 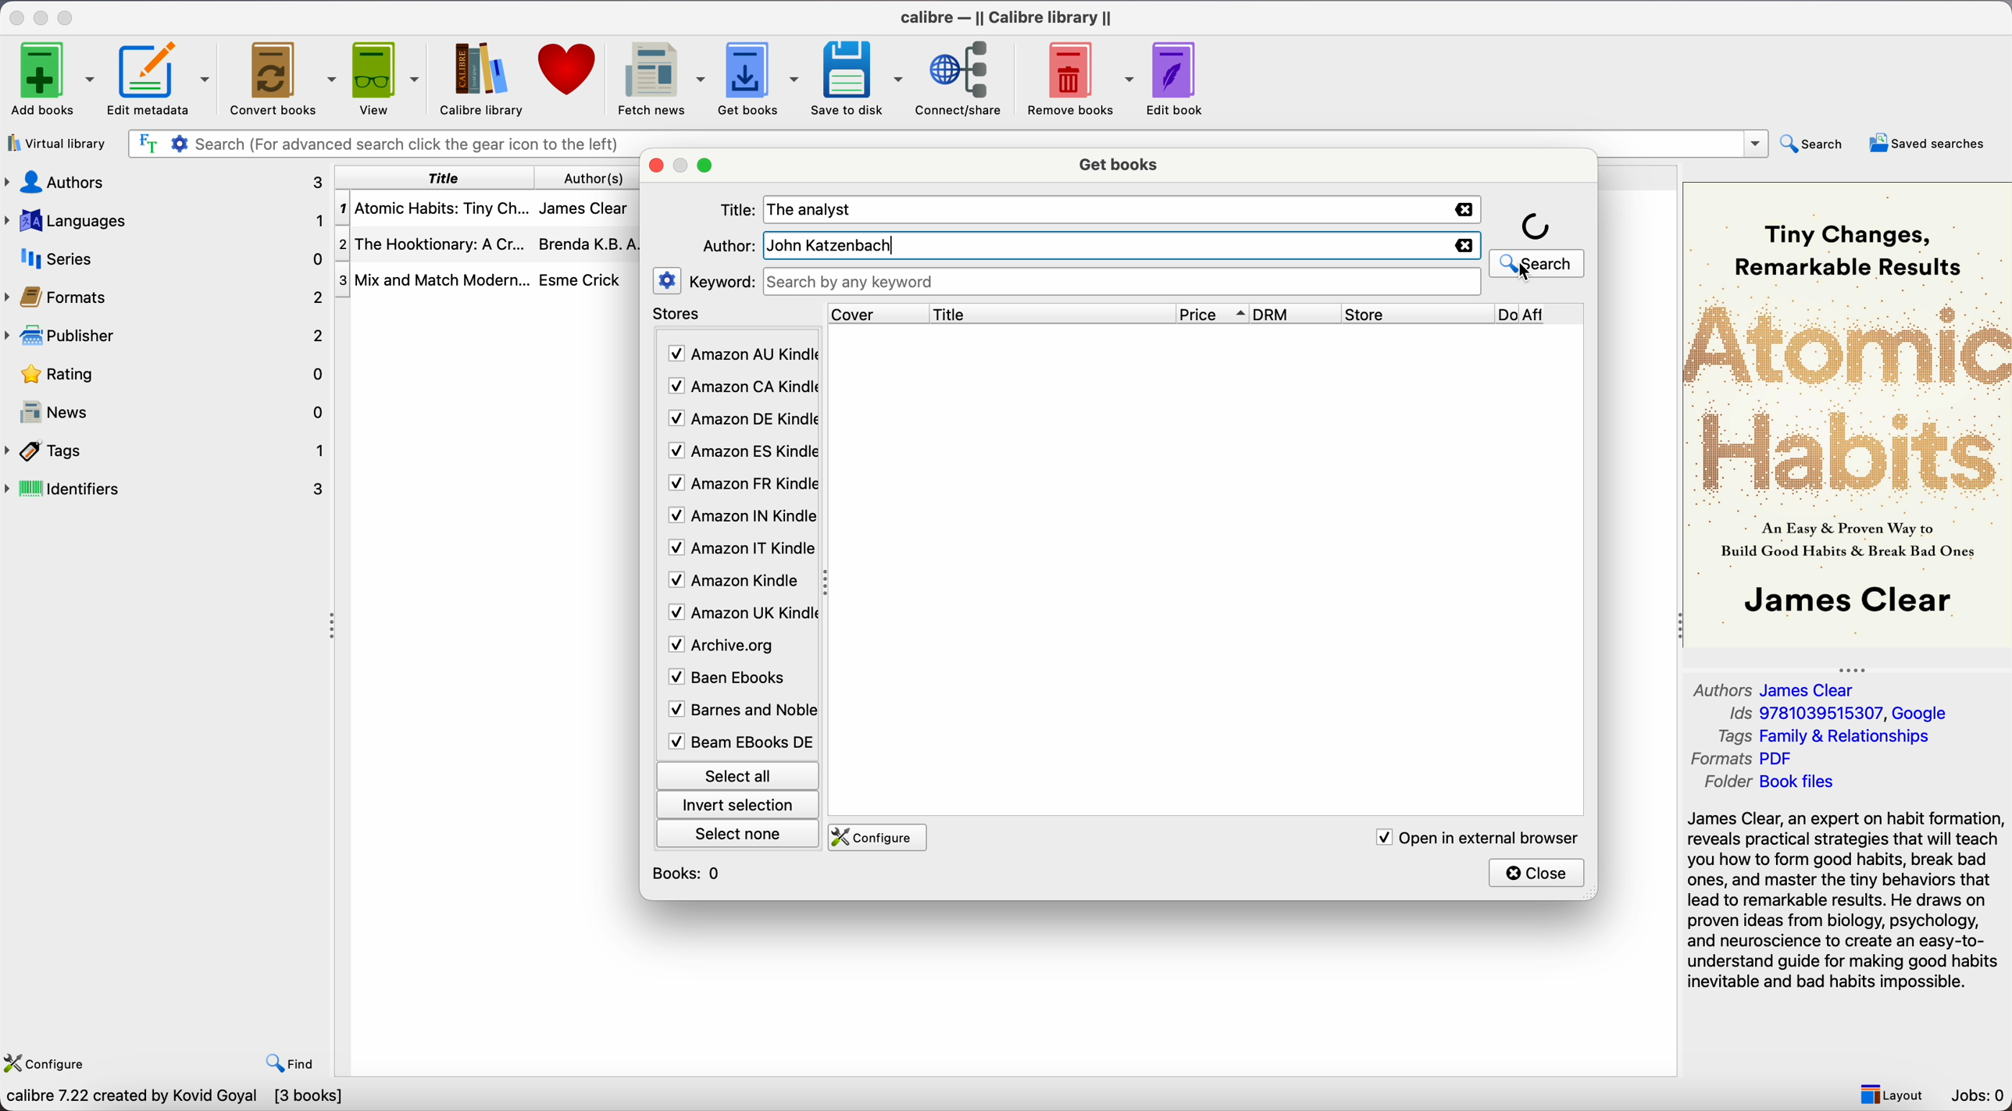 I want to click on select none, so click(x=740, y=837).